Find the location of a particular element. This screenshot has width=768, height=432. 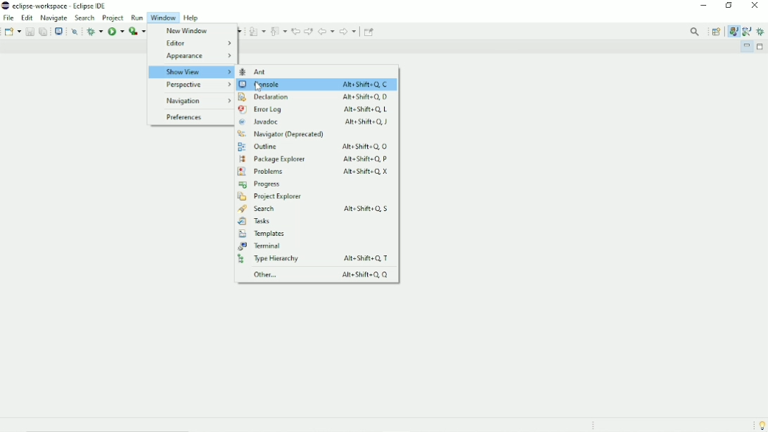

Navigation is located at coordinates (196, 101).